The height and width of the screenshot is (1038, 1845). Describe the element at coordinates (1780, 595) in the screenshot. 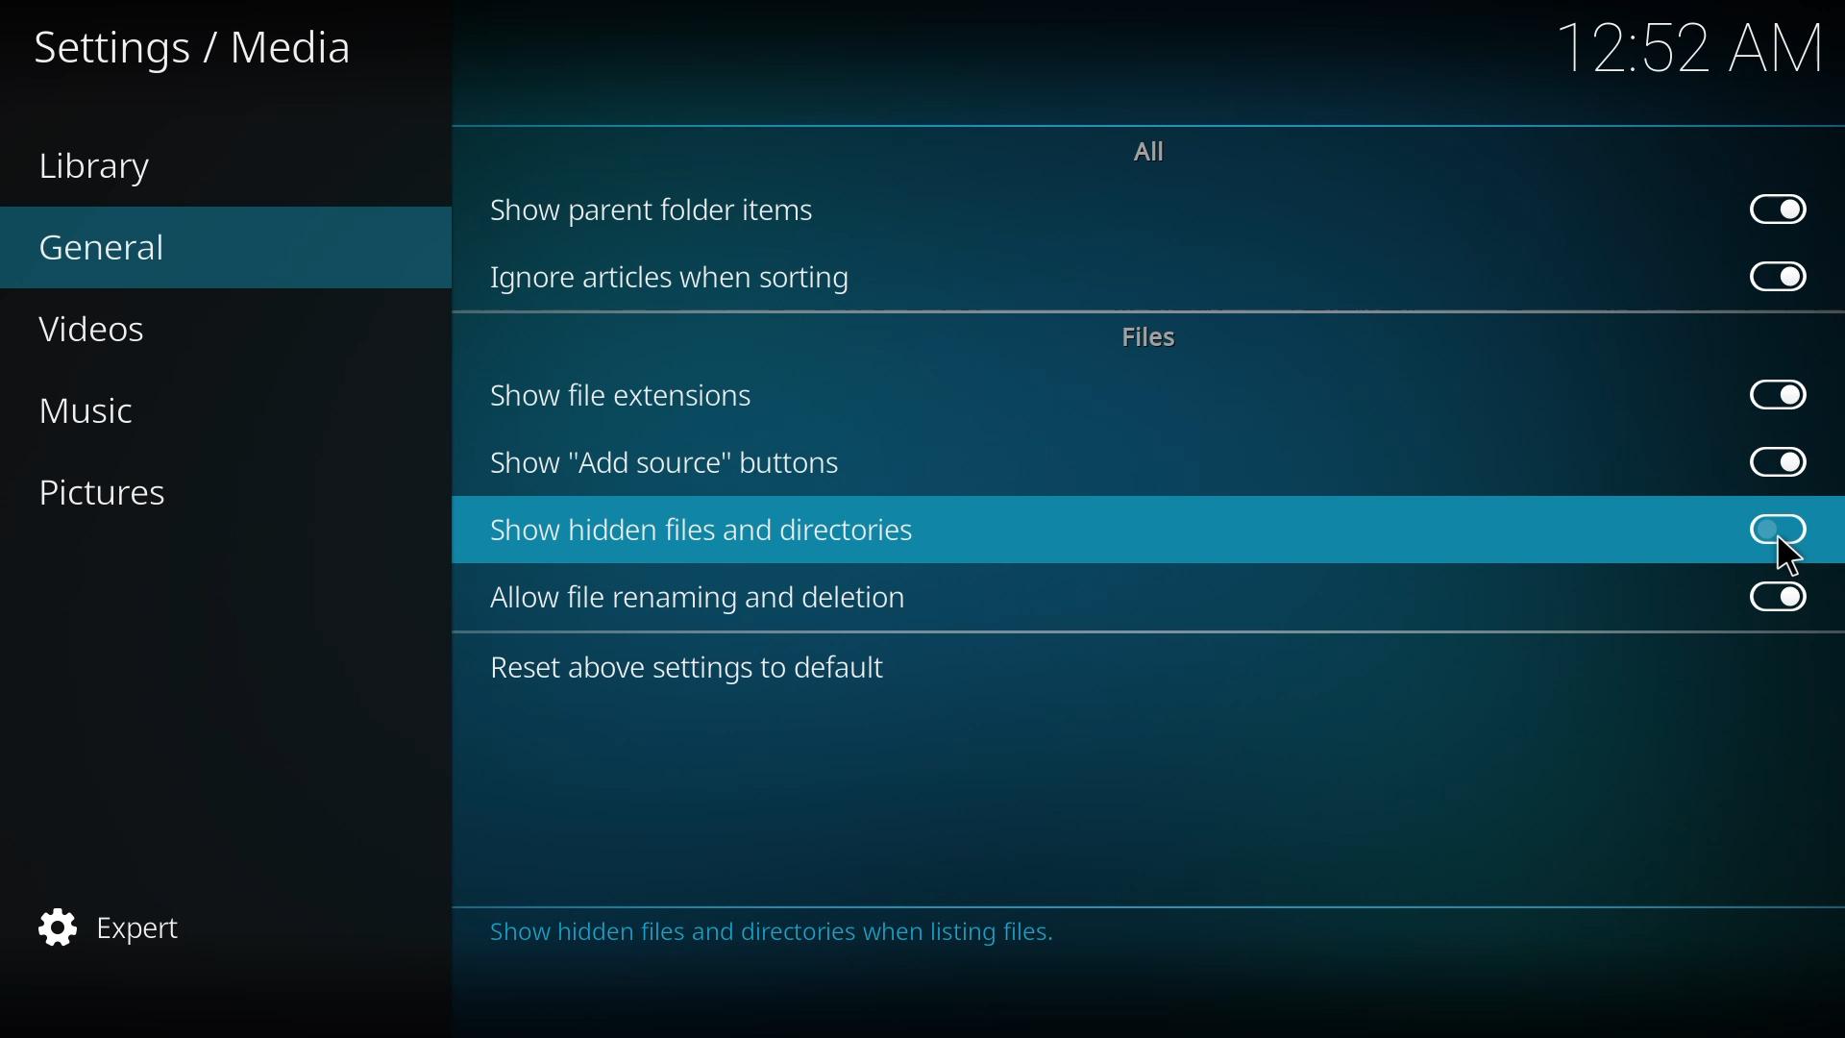

I see `enabled` at that location.